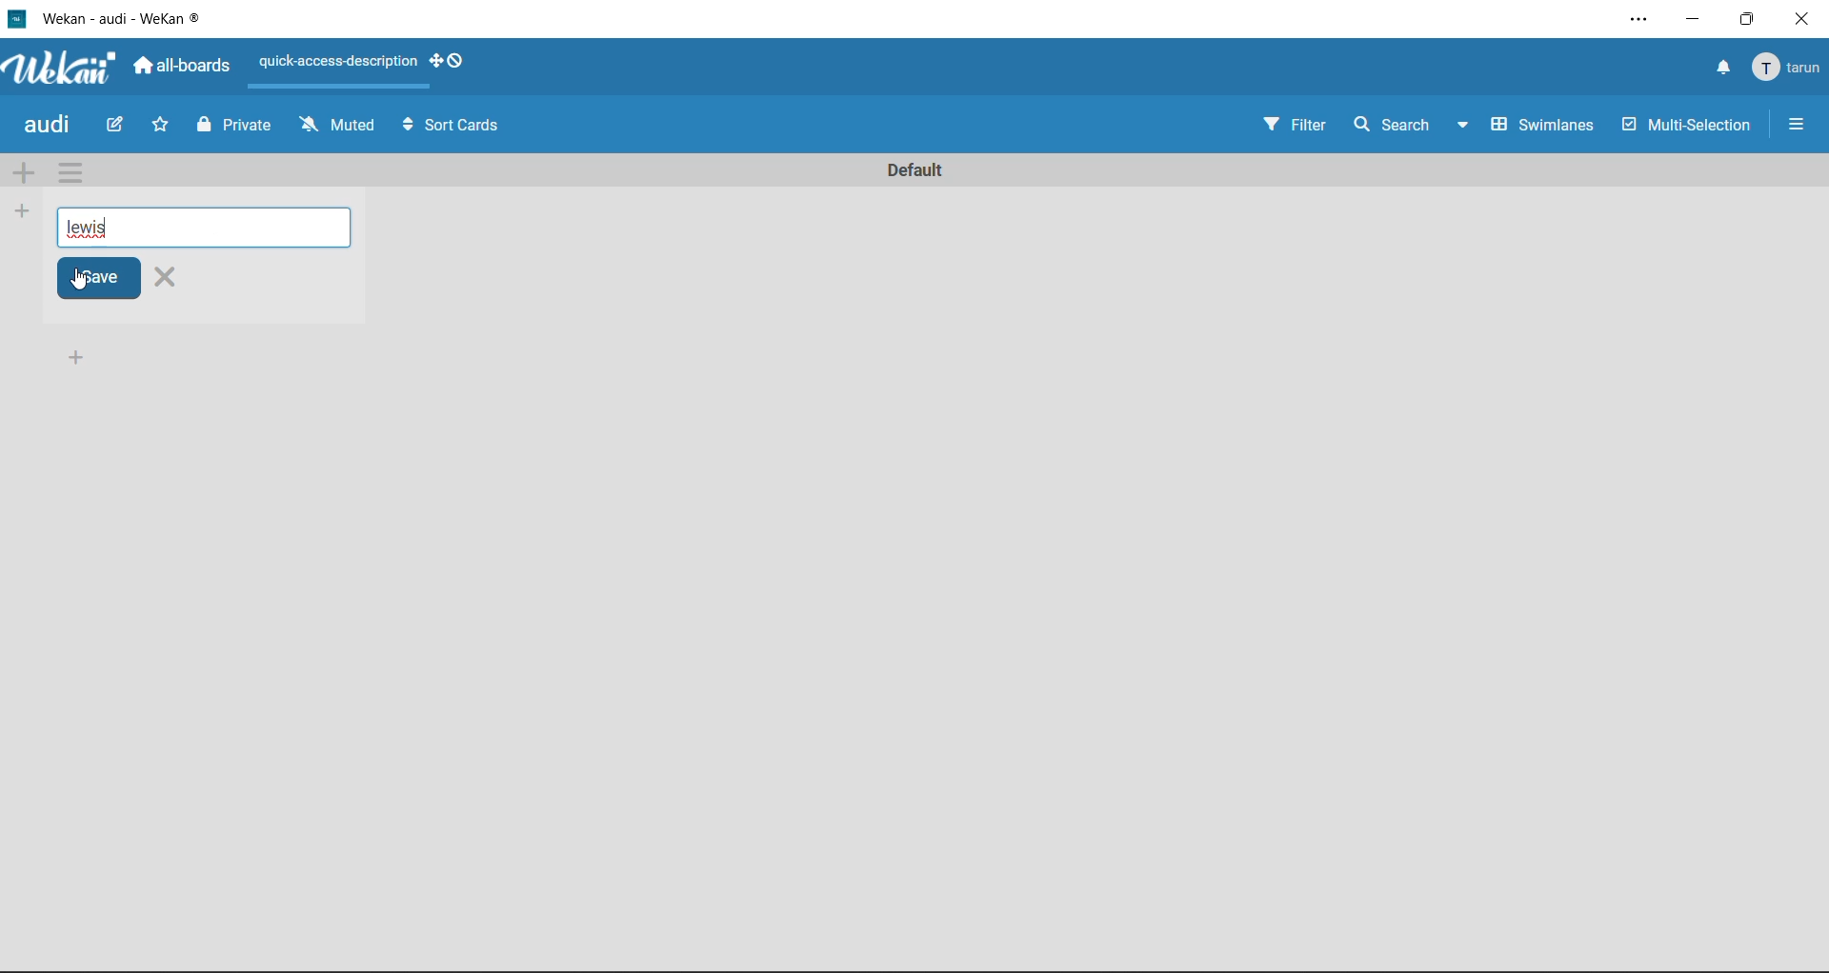  I want to click on add list, so click(23, 210).